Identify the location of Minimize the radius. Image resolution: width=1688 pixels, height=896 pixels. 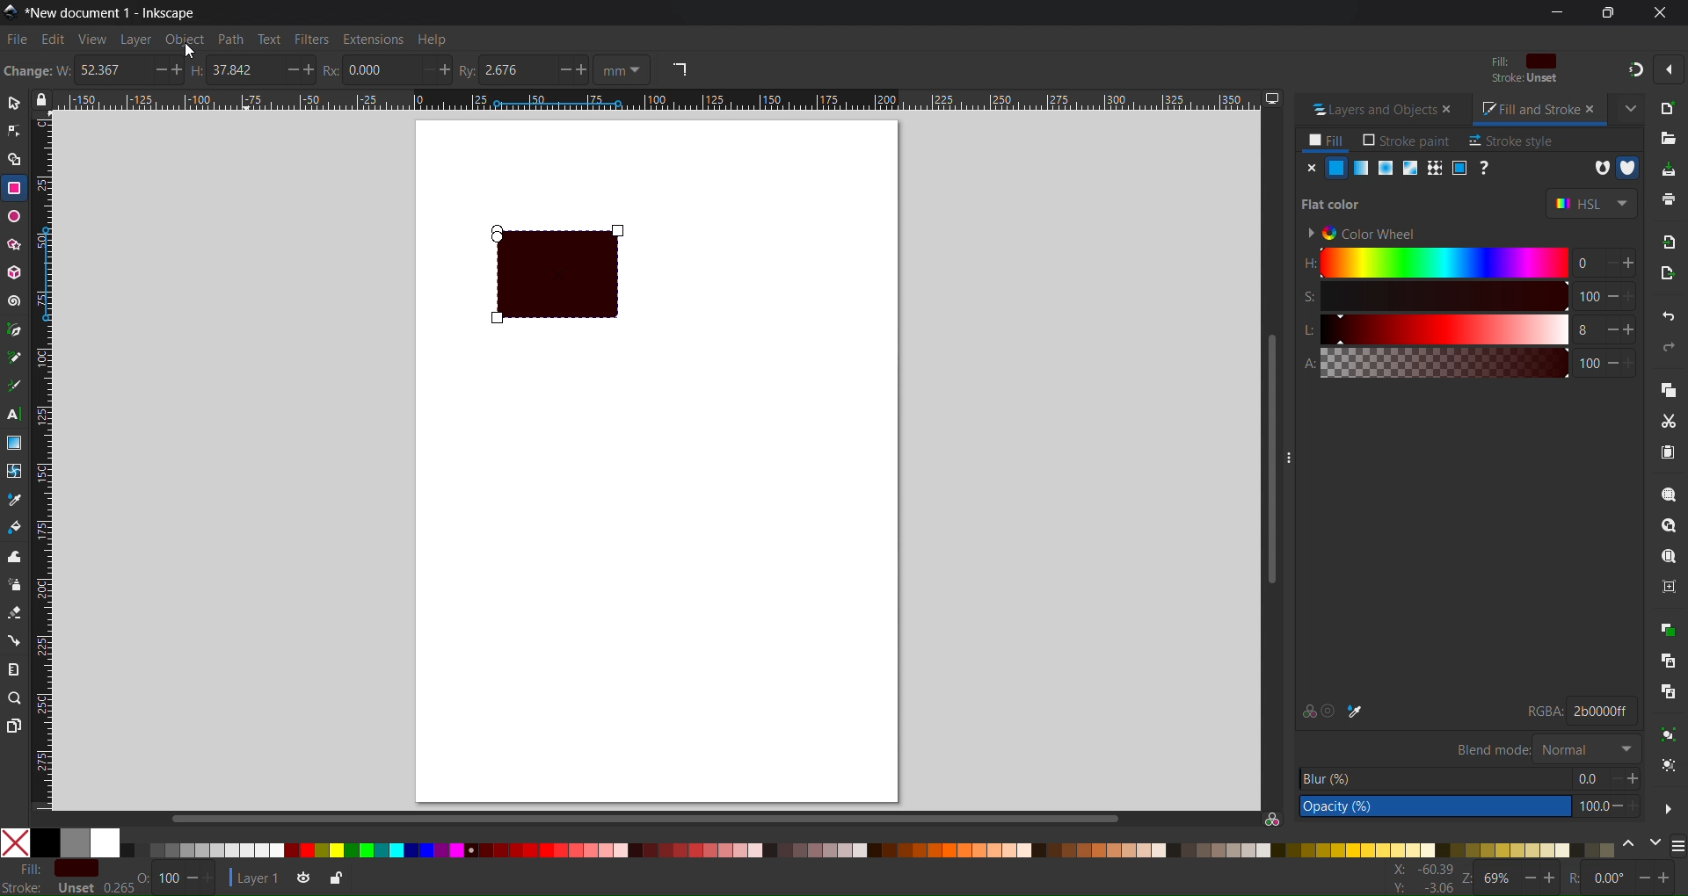
(424, 69).